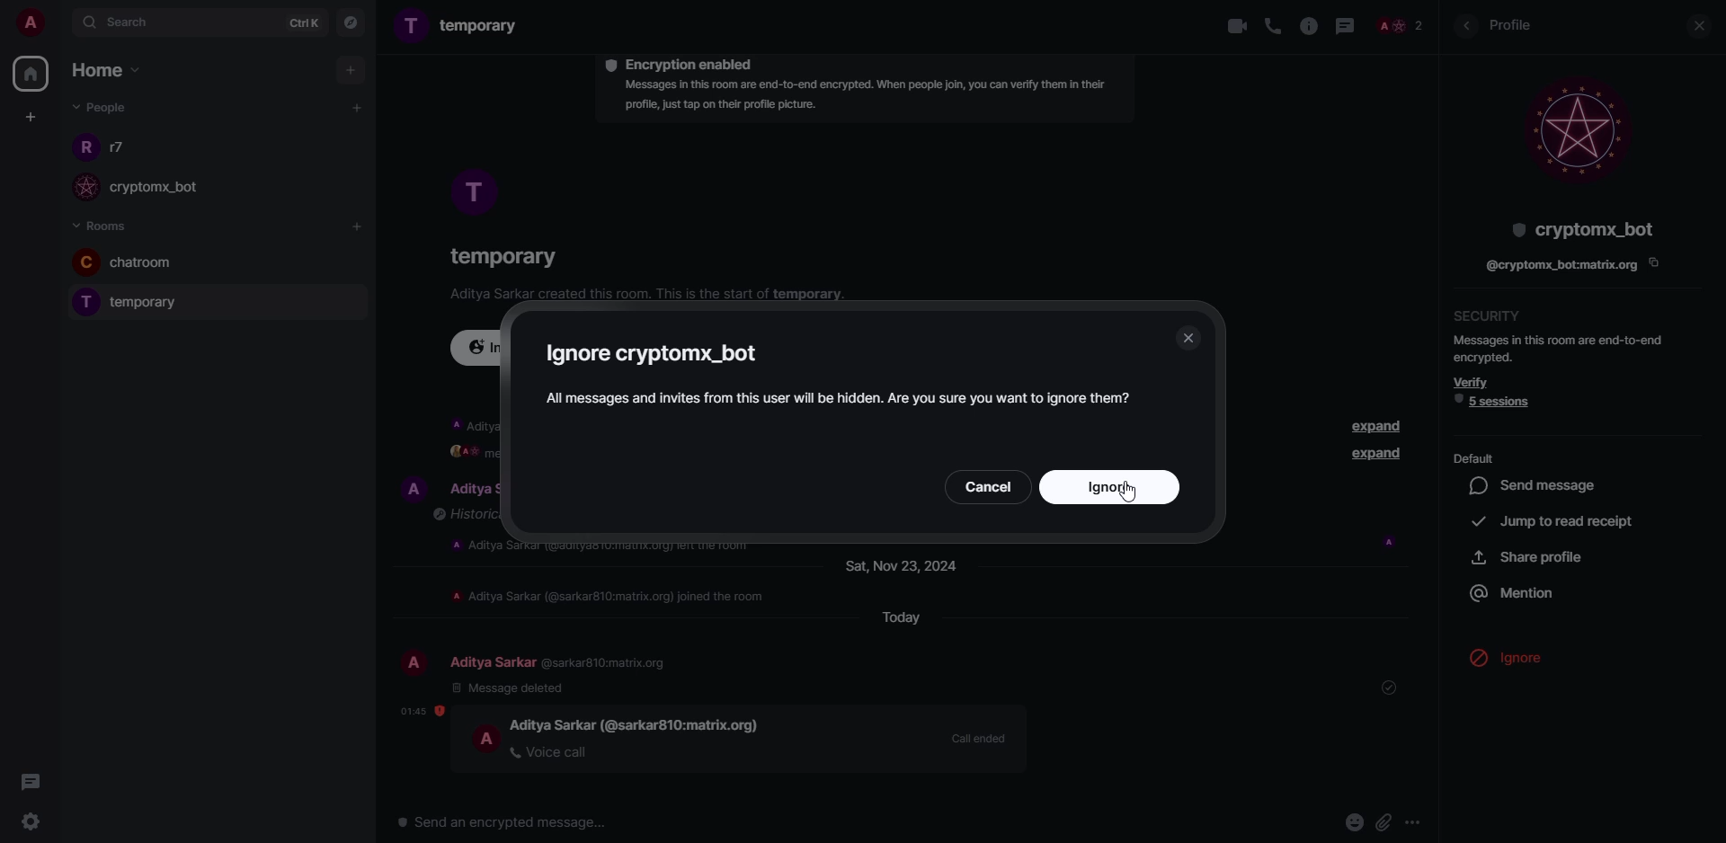 Image resolution: width=1726 pixels, height=843 pixels. What do you see at coordinates (988, 485) in the screenshot?
I see `cancel` at bounding box center [988, 485].